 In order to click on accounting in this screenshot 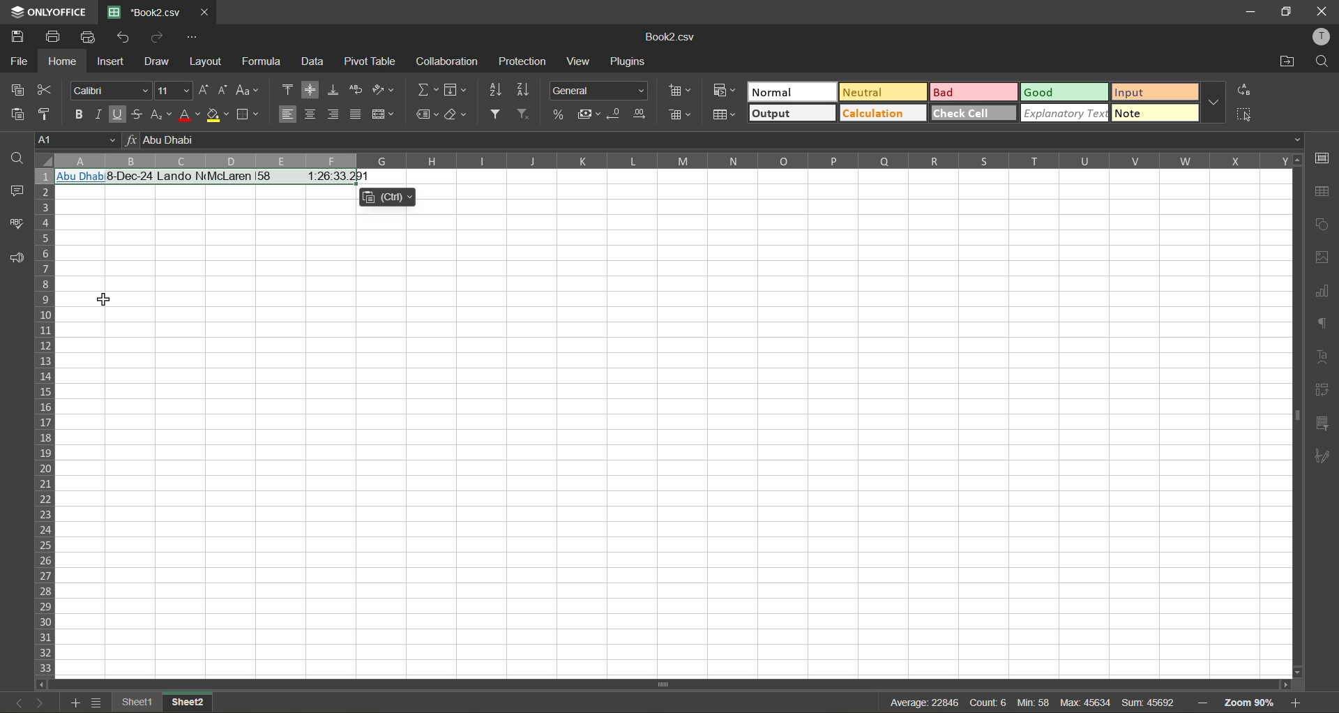, I will do `click(587, 114)`.